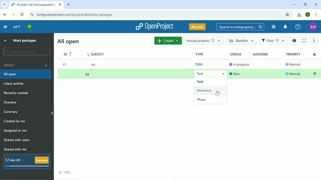 This screenshot has height=180, width=321. What do you see at coordinates (5, 15) in the screenshot?
I see `Back` at bounding box center [5, 15].